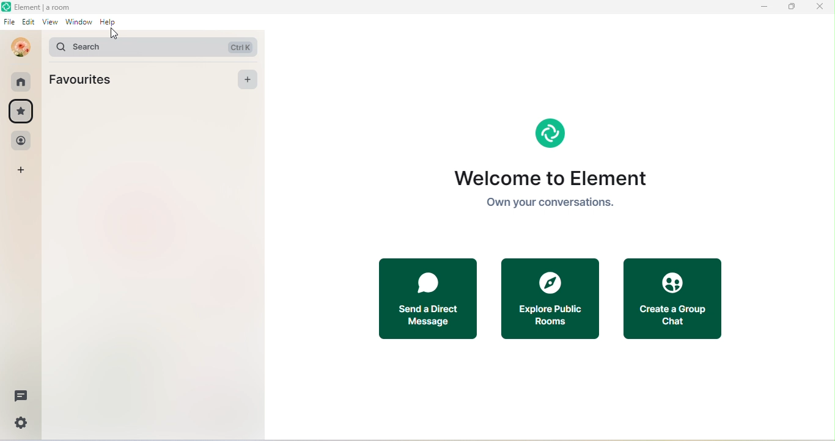 The height and width of the screenshot is (441, 835). What do you see at coordinates (19, 46) in the screenshot?
I see `Profile Icon` at bounding box center [19, 46].